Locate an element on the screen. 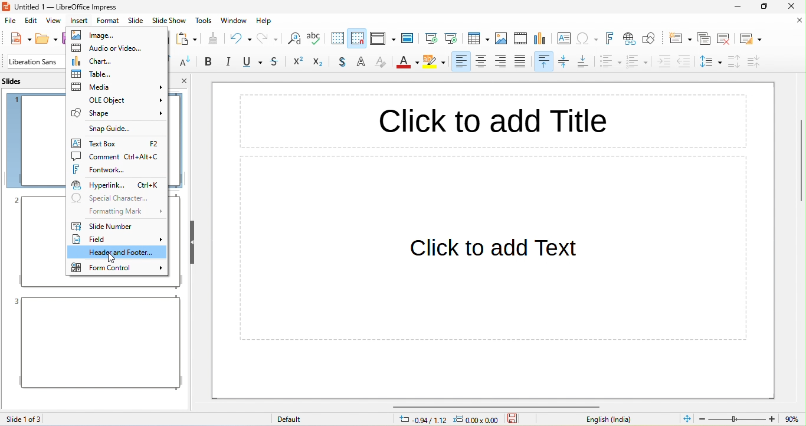 This screenshot has width=806, height=426. underline is located at coordinates (251, 63).